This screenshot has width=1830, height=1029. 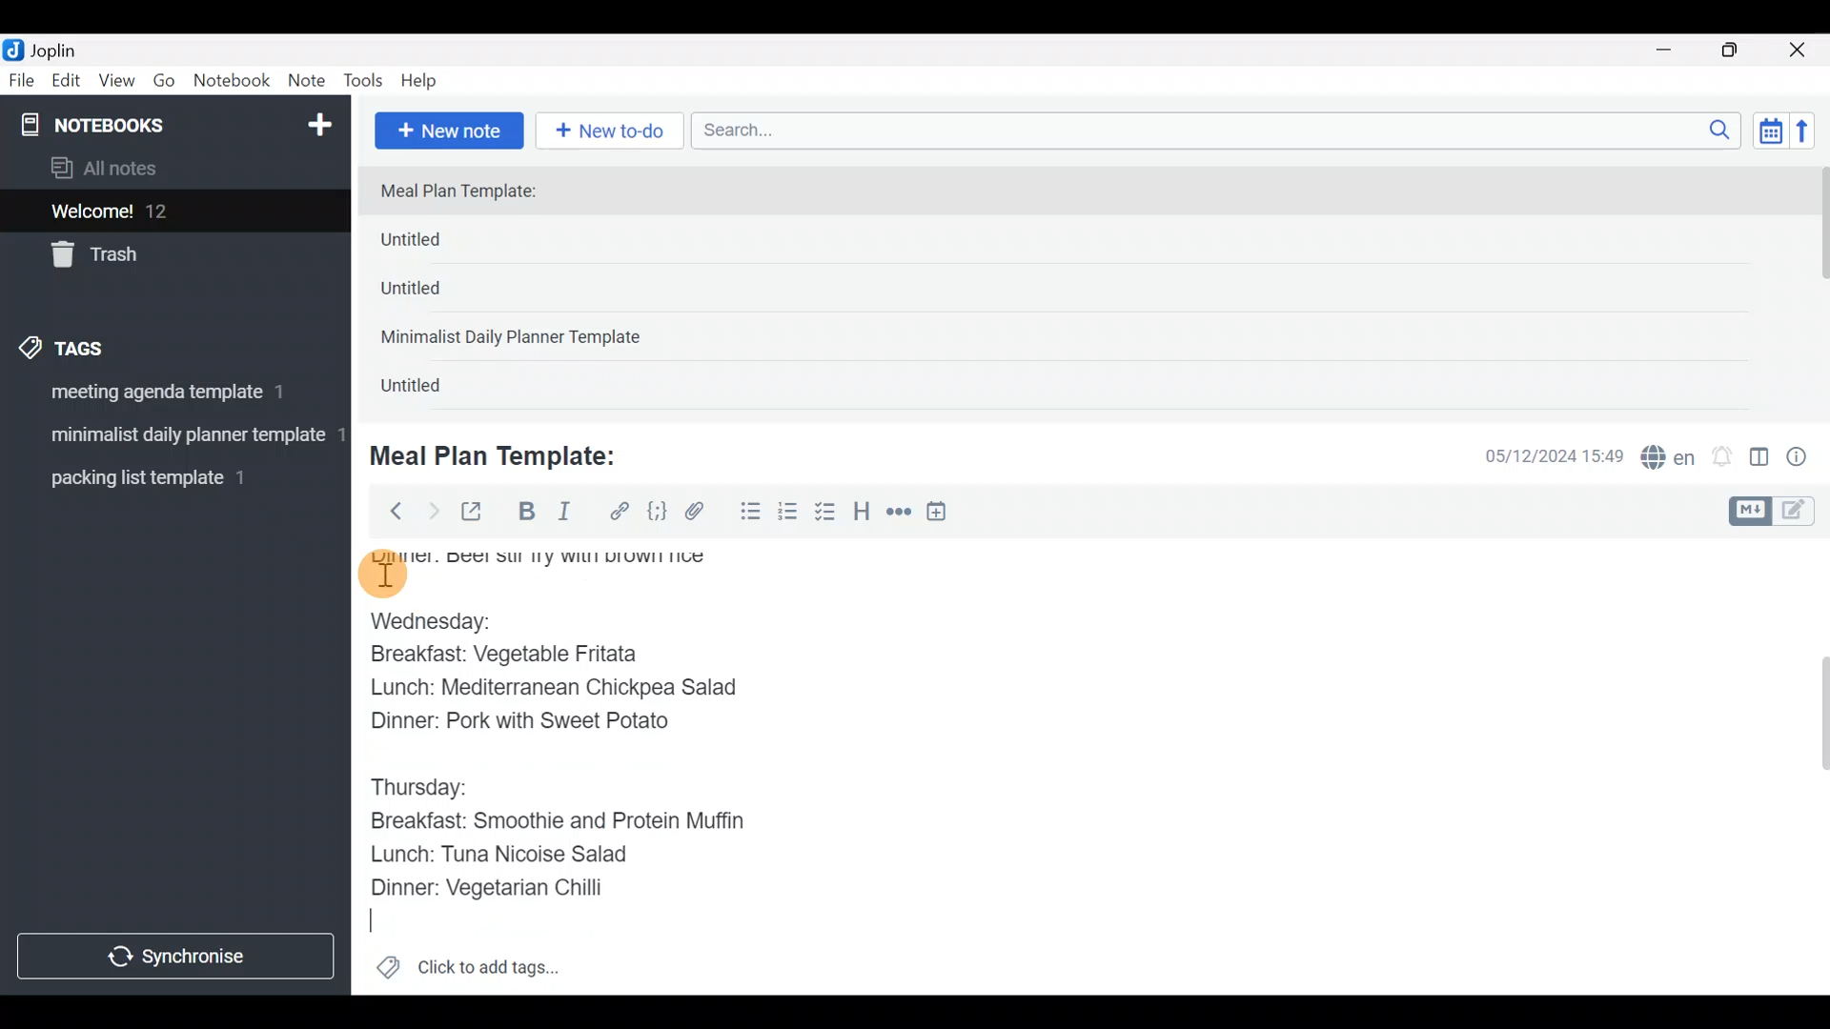 I want to click on Bold, so click(x=525, y=514).